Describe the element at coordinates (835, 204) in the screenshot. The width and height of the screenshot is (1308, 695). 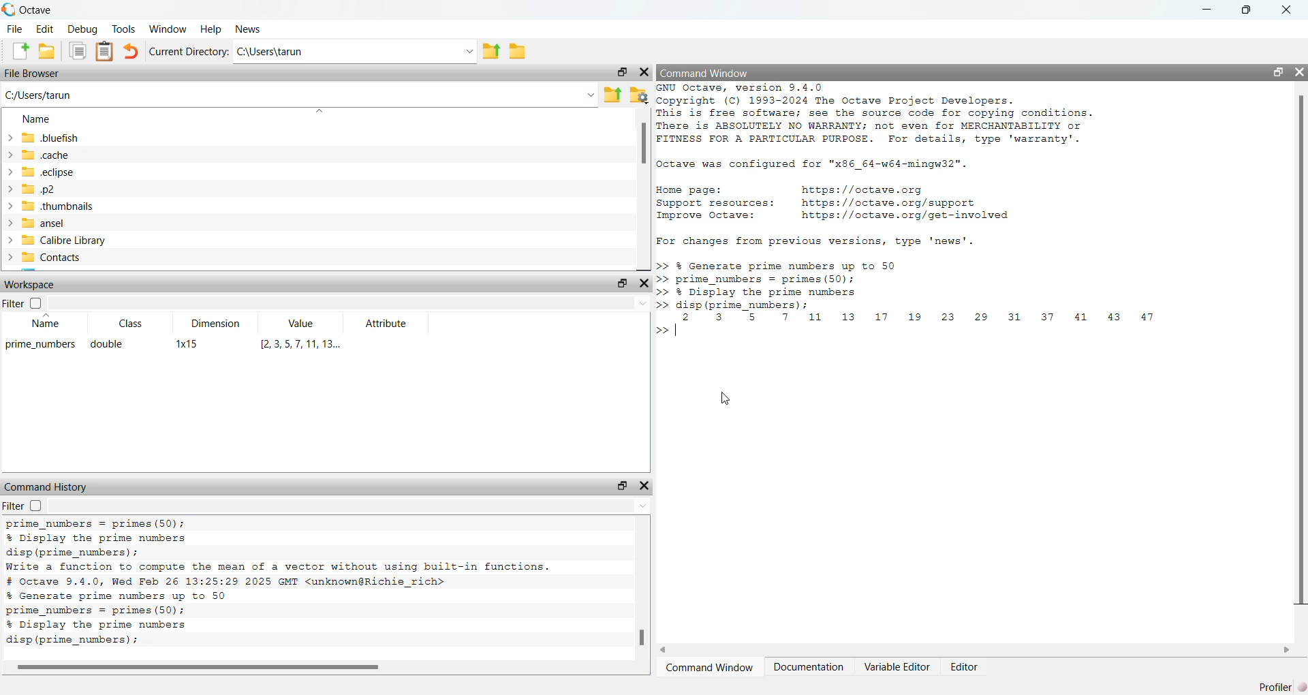
I see `Home page: https://octave.org
Support resources: https: //octave.org/support
Improve Octave: https://octave.org/get-involved` at that location.